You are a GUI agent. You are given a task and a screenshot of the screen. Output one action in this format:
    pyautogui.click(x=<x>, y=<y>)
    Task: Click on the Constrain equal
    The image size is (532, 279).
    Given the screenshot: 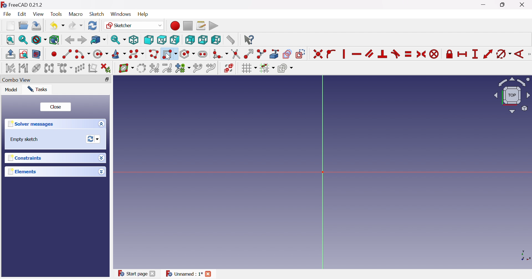 What is the action you would take?
    pyautogui.click(x=409, y=55)
    